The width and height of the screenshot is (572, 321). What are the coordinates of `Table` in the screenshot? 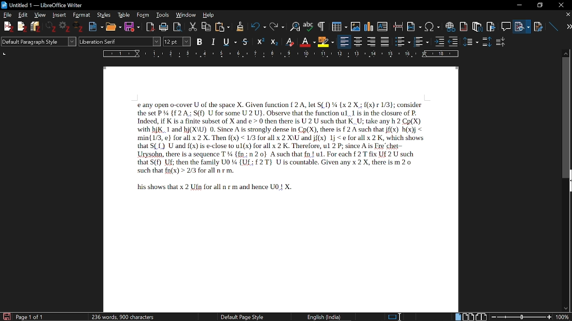 It's located at (124, 15).